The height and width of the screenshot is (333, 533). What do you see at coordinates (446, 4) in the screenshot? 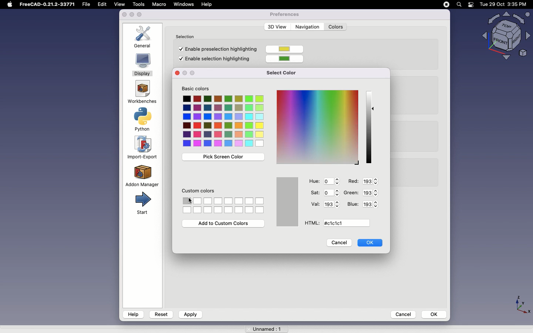
I see `pause` at bounding box center [446, 4].